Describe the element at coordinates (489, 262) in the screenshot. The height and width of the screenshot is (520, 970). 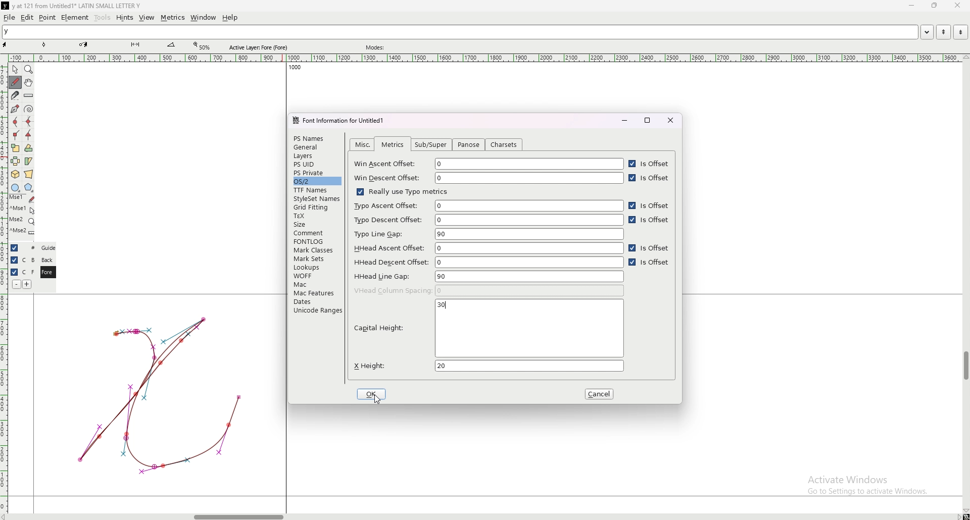
I see `hhead descent offset 0` at that location.